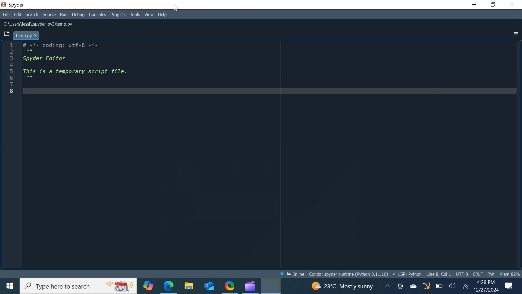  Describe the element at coordinates (493, 4) in the screenshot. I see `Restore` at that location.